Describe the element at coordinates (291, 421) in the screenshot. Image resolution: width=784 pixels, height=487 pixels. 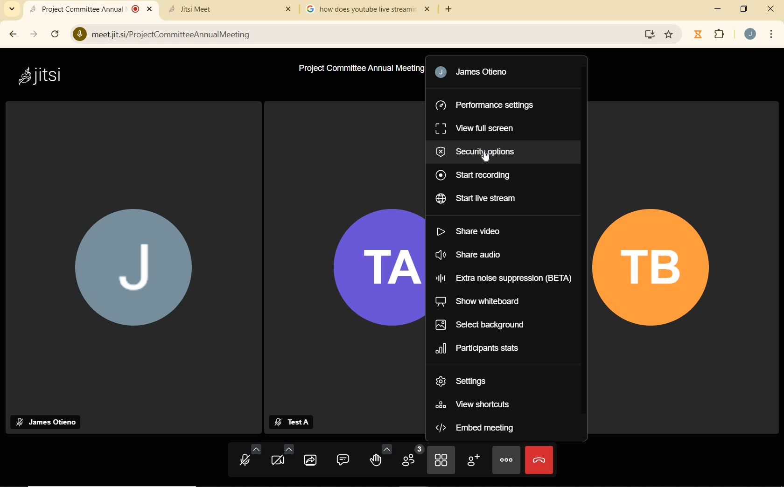
I see `Test A` at that location.